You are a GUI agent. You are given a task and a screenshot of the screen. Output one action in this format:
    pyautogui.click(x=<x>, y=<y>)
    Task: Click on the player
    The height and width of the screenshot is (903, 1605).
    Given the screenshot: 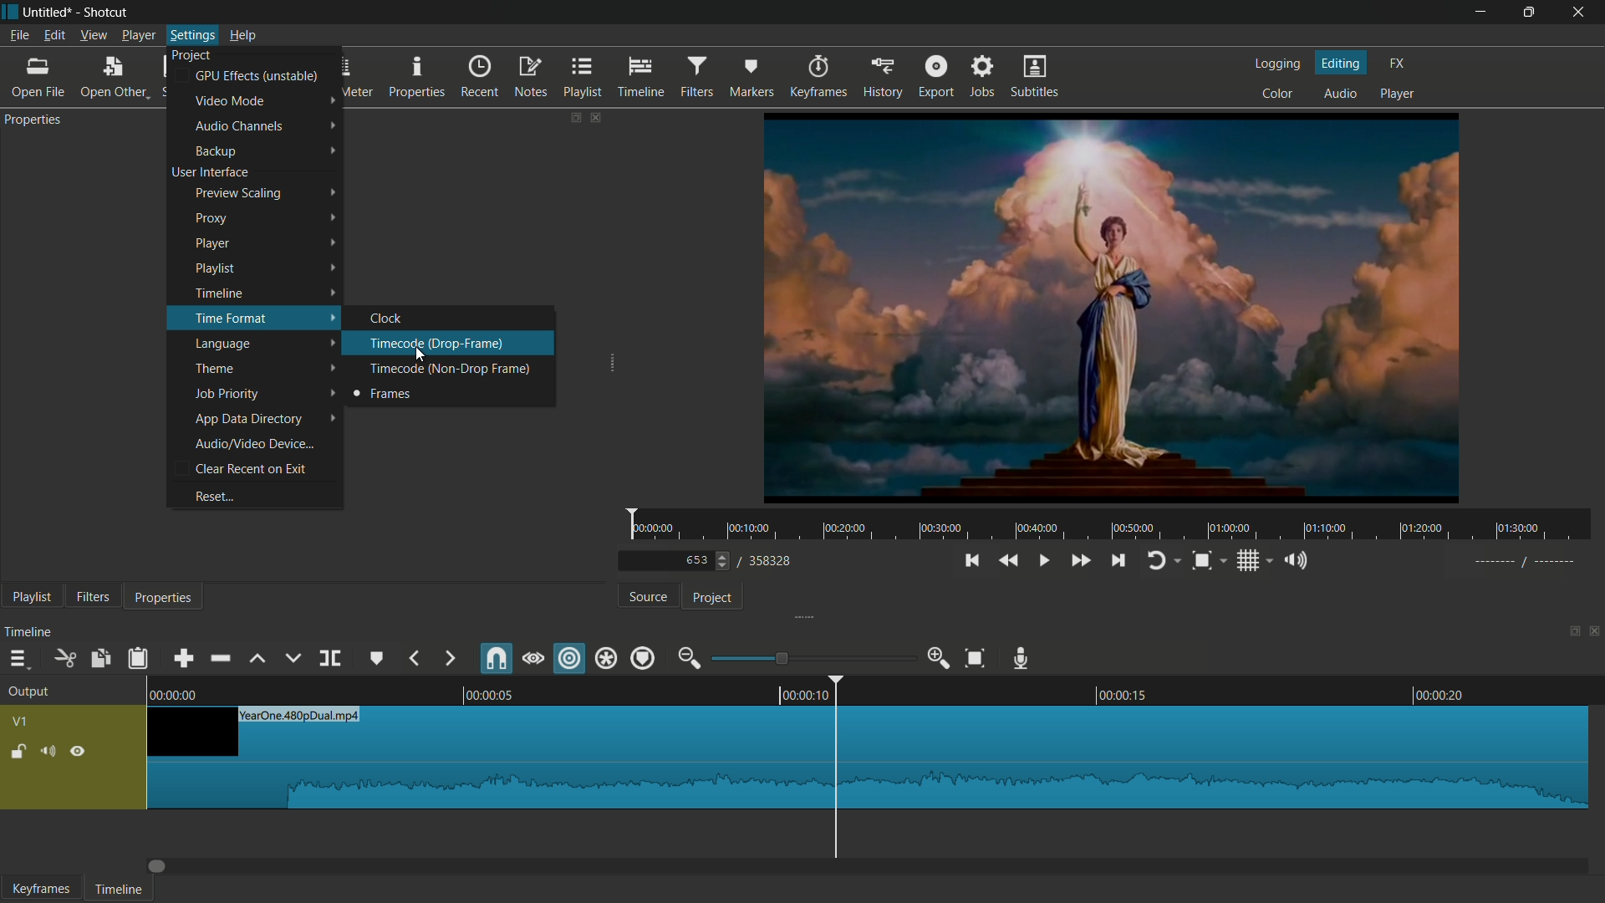 What is the action you would take?
    pyautogui.click(x=213, y=244)
    